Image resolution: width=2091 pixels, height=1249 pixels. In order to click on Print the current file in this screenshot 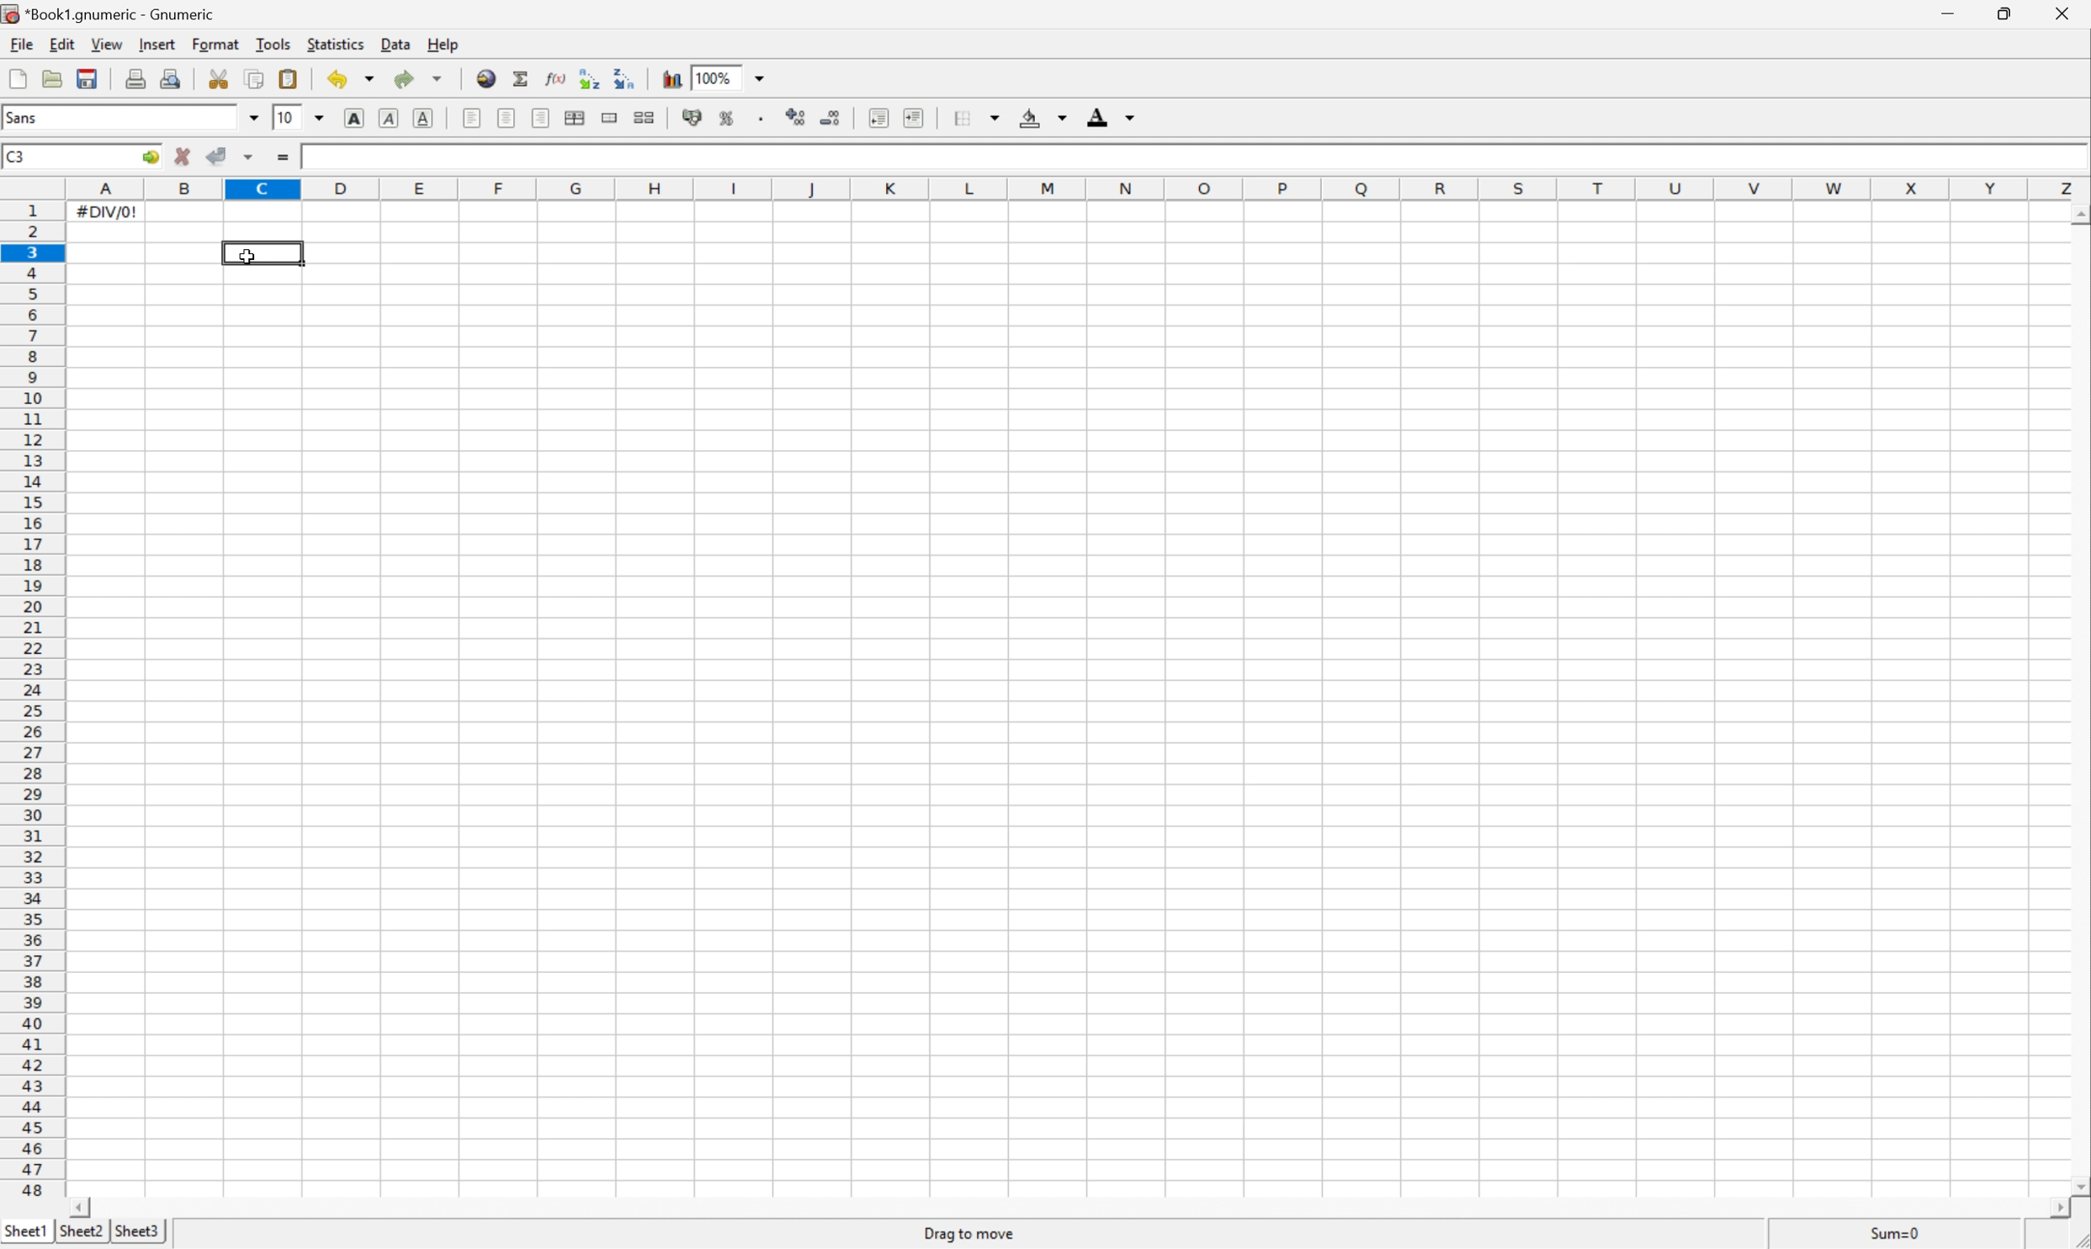, I will do `click(139, 78)`.